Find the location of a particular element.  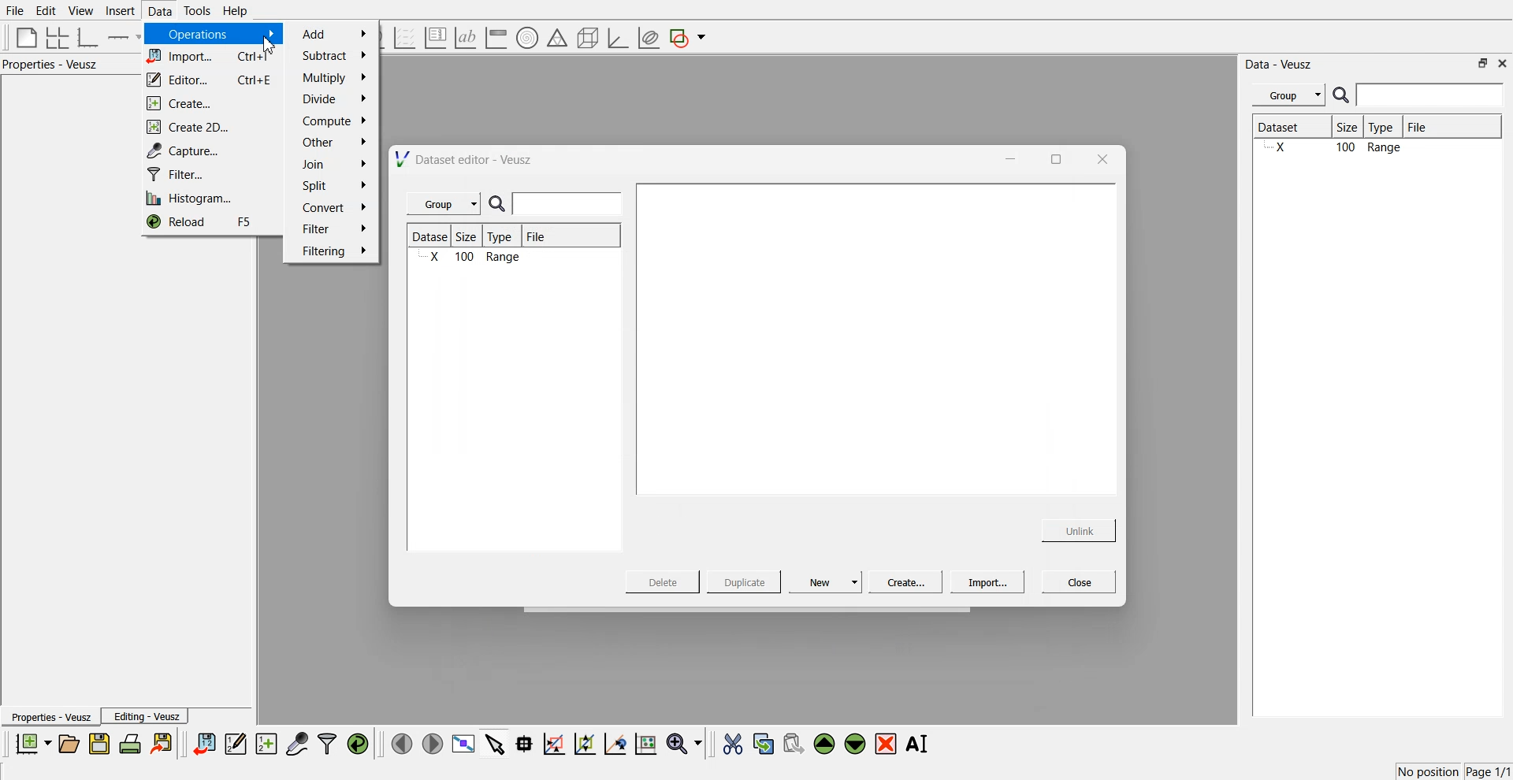

Tools is located at coordinates (195, 10).